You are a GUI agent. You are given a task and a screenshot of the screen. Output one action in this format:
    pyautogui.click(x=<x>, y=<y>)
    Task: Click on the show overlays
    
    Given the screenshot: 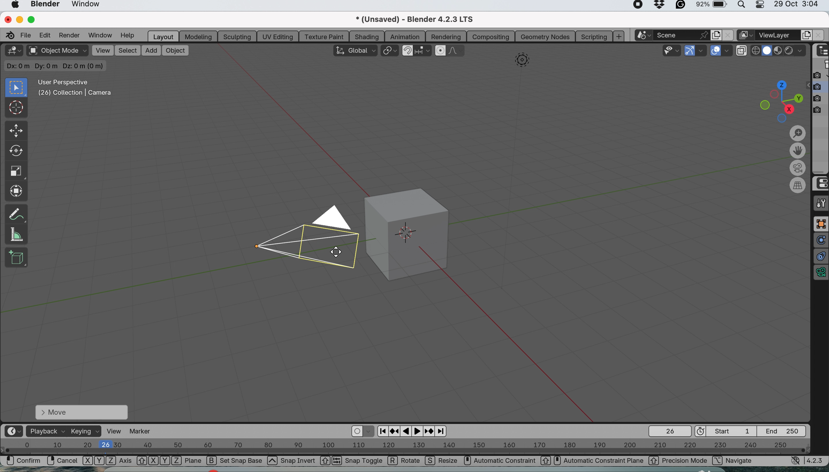 What is the action you would take?
    pyautogui.click(x=716, y=51)
    